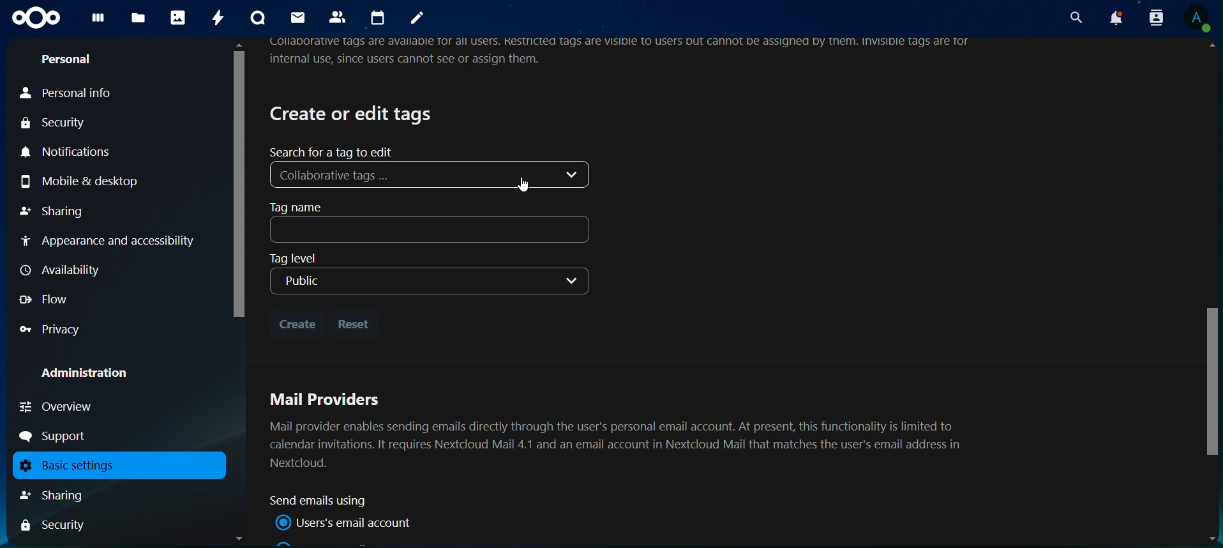 The height and width of the screenshot is (548, 1223). What do you see at coordinates (237, 292) in the screenshot?
I see `Scrollbar` at bounding box center [237, 292].